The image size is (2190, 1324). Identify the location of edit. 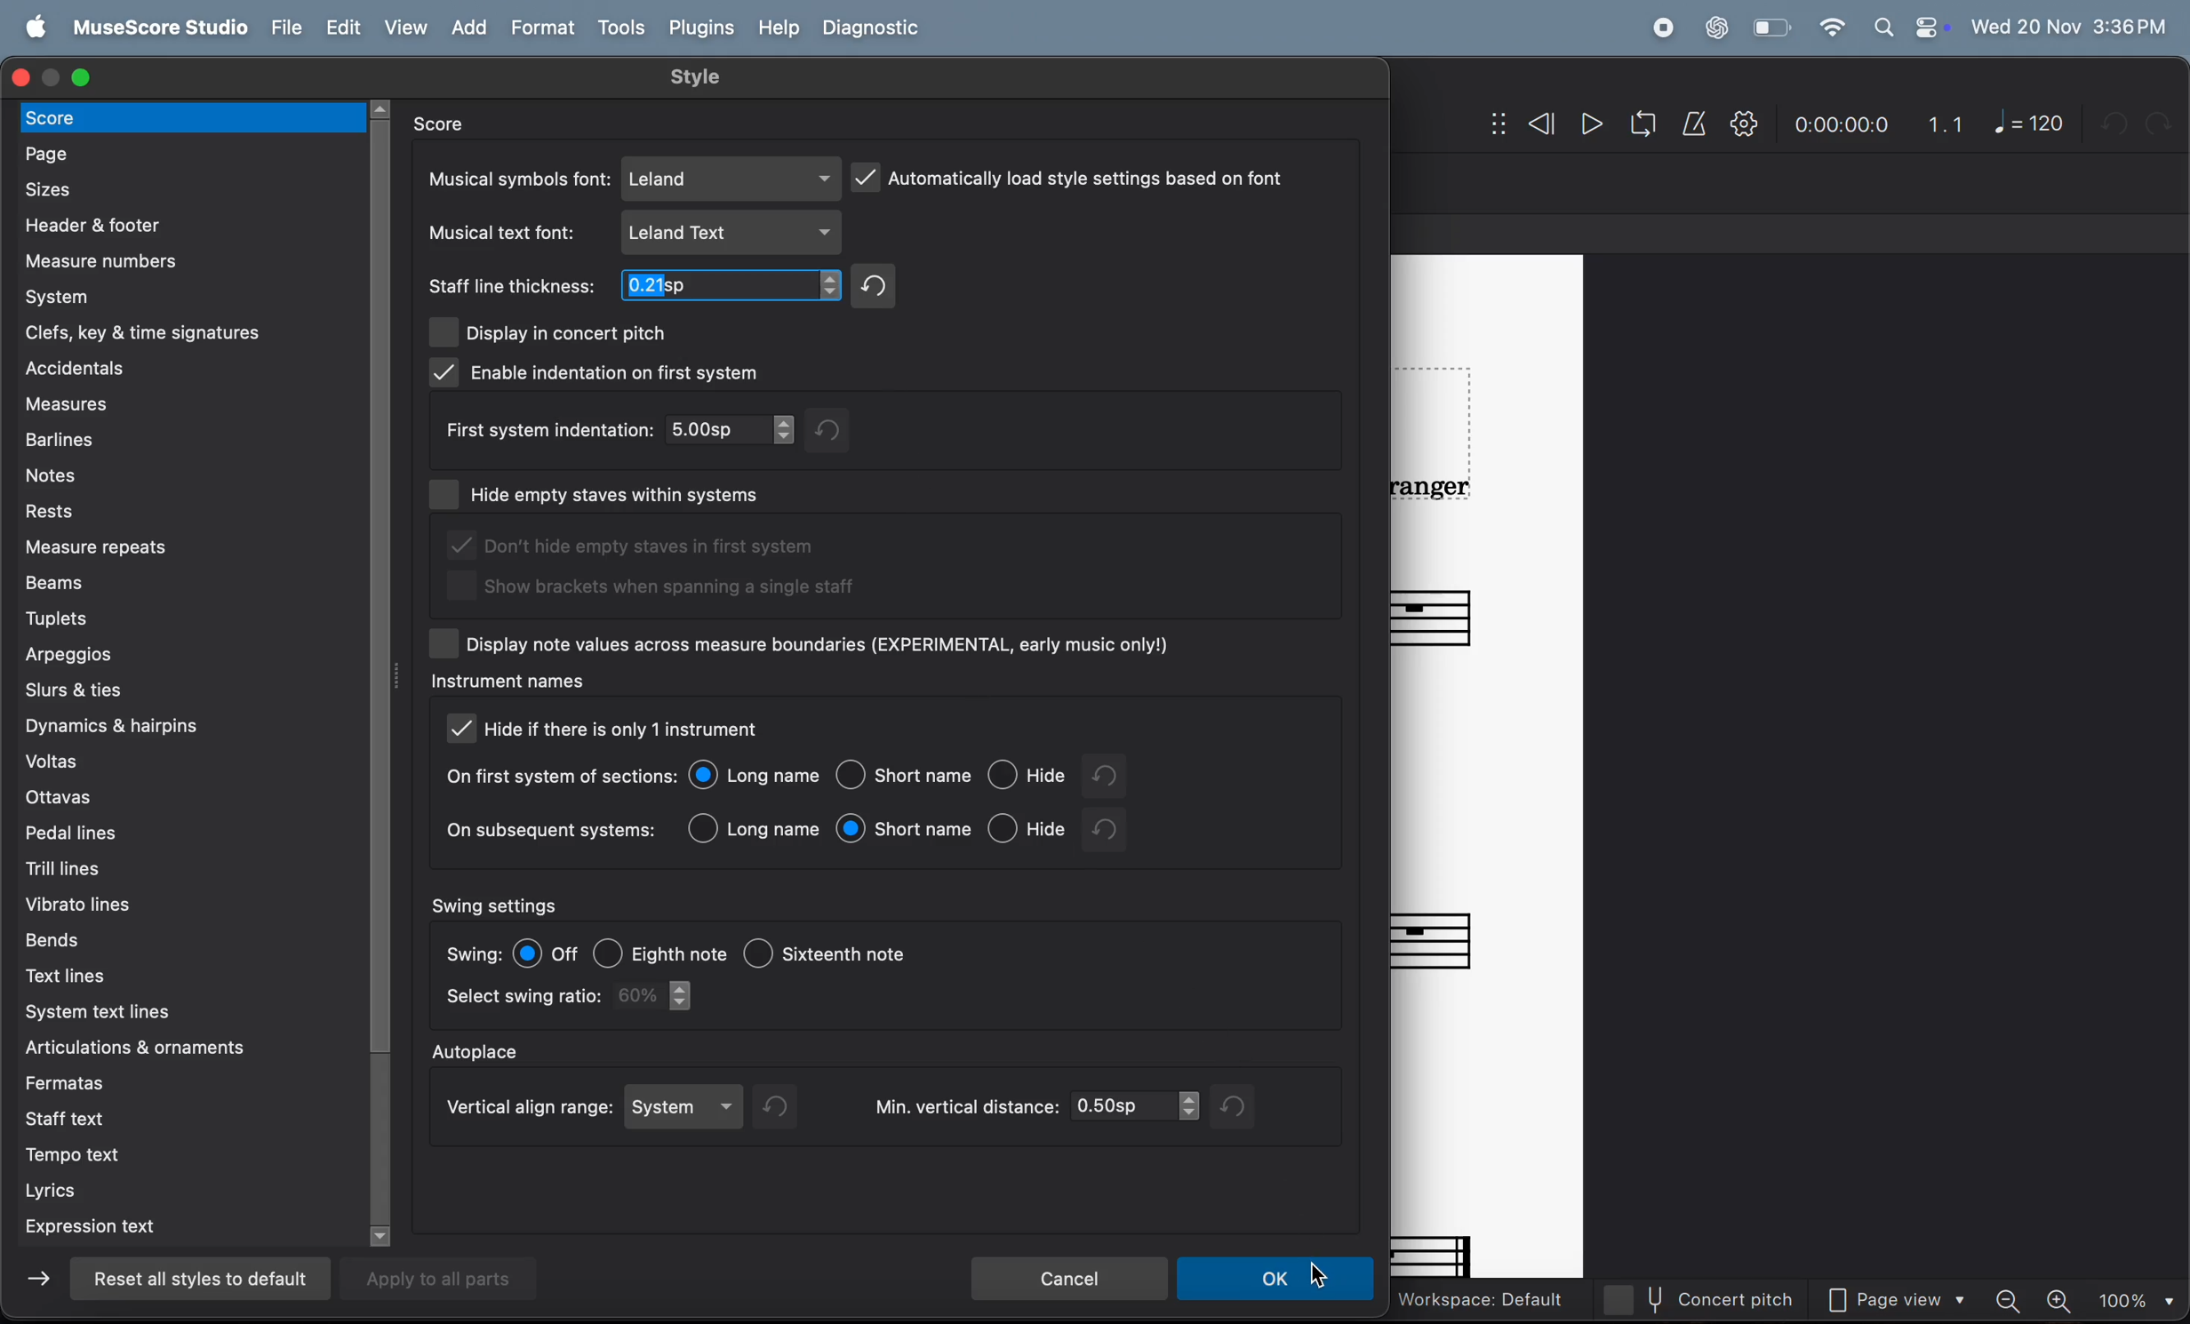
(341, 28).